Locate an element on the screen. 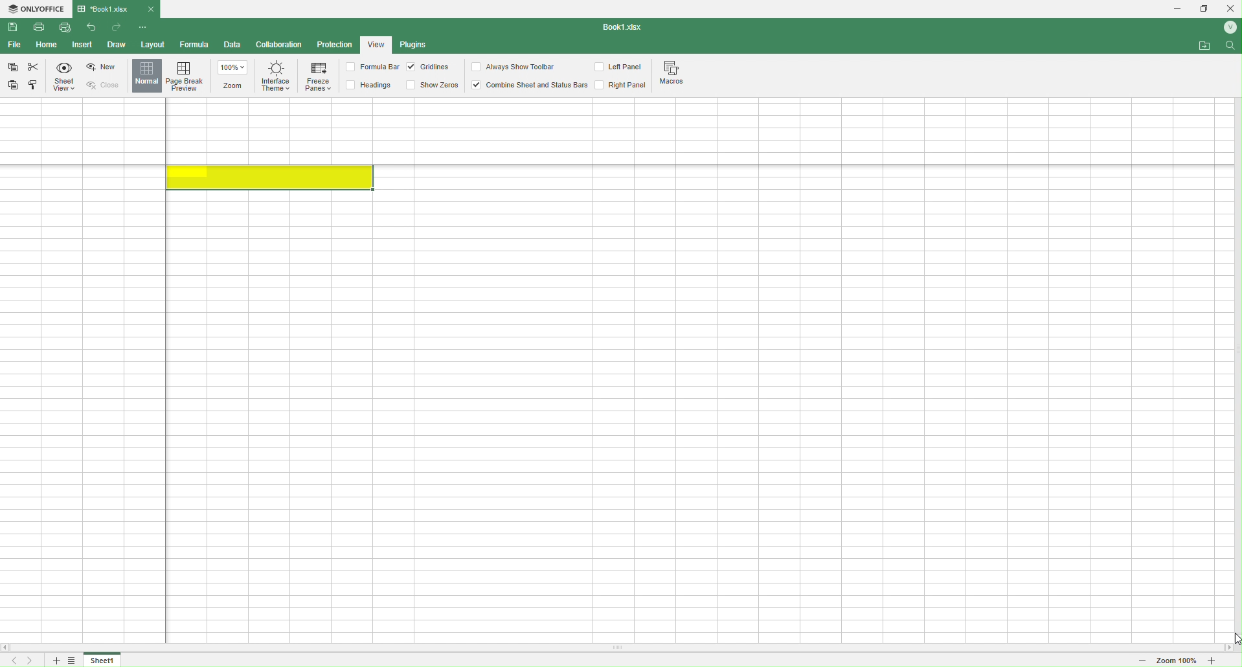 The image size is (1242, 667). Scroll bar is located at coordinates (1234, 349).